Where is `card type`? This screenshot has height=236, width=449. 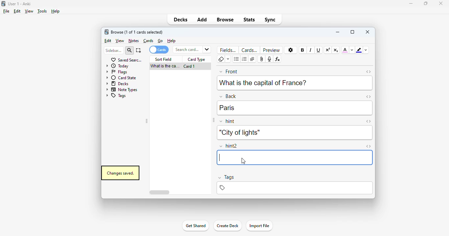 card type is located at coordinates (197, 59).